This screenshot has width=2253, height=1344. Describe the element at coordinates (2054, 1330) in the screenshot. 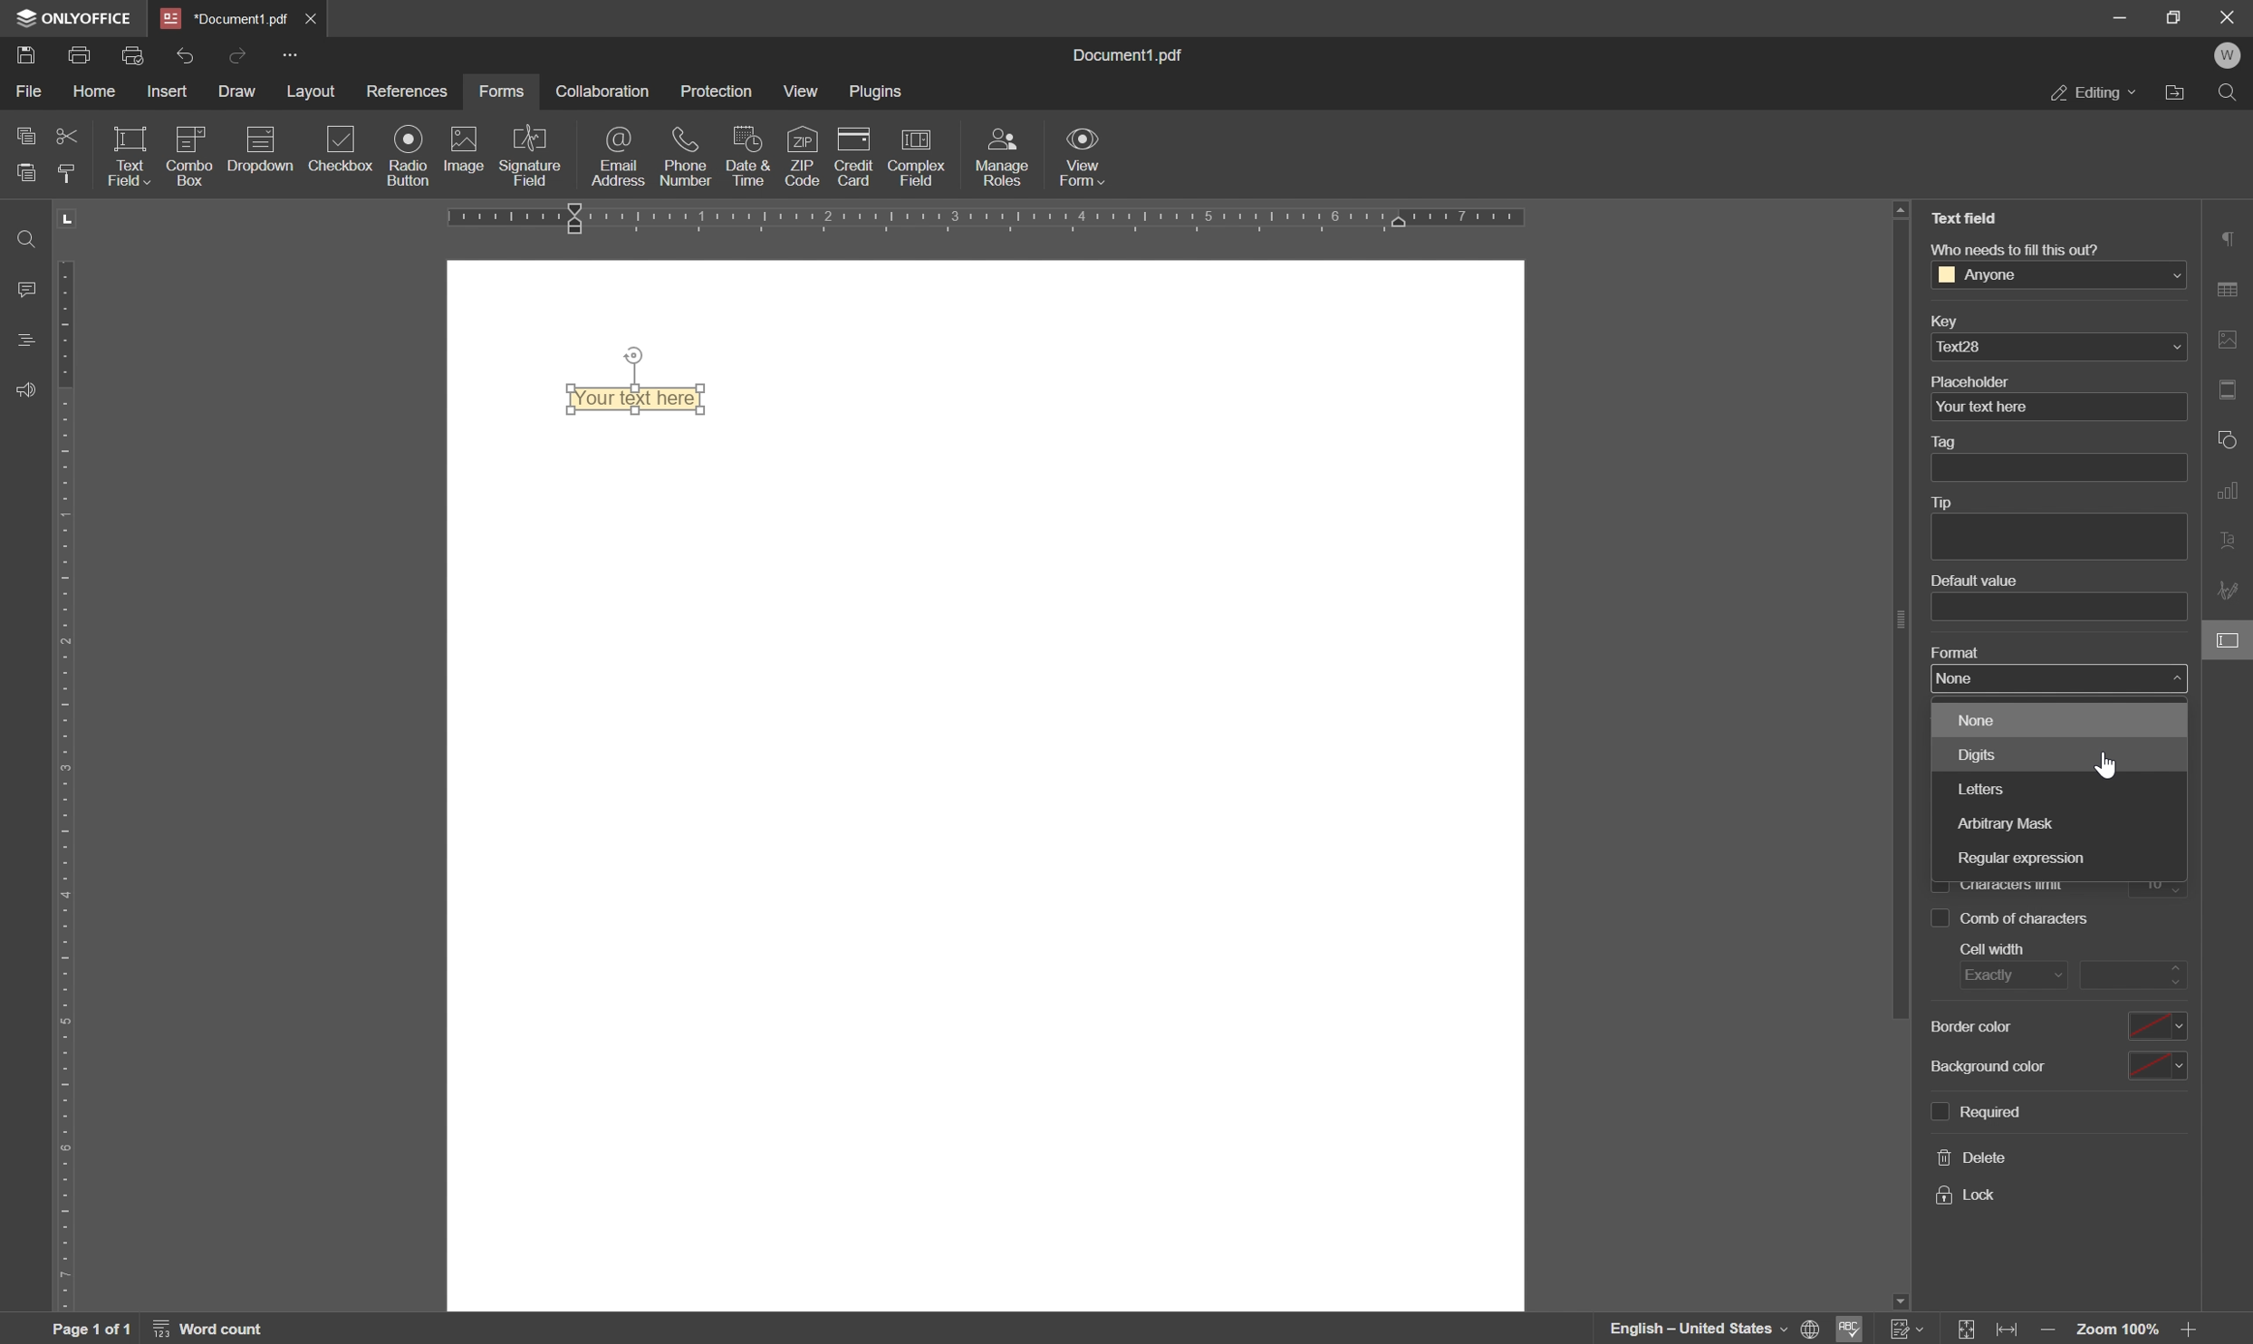

I see `zoom in` at that location.